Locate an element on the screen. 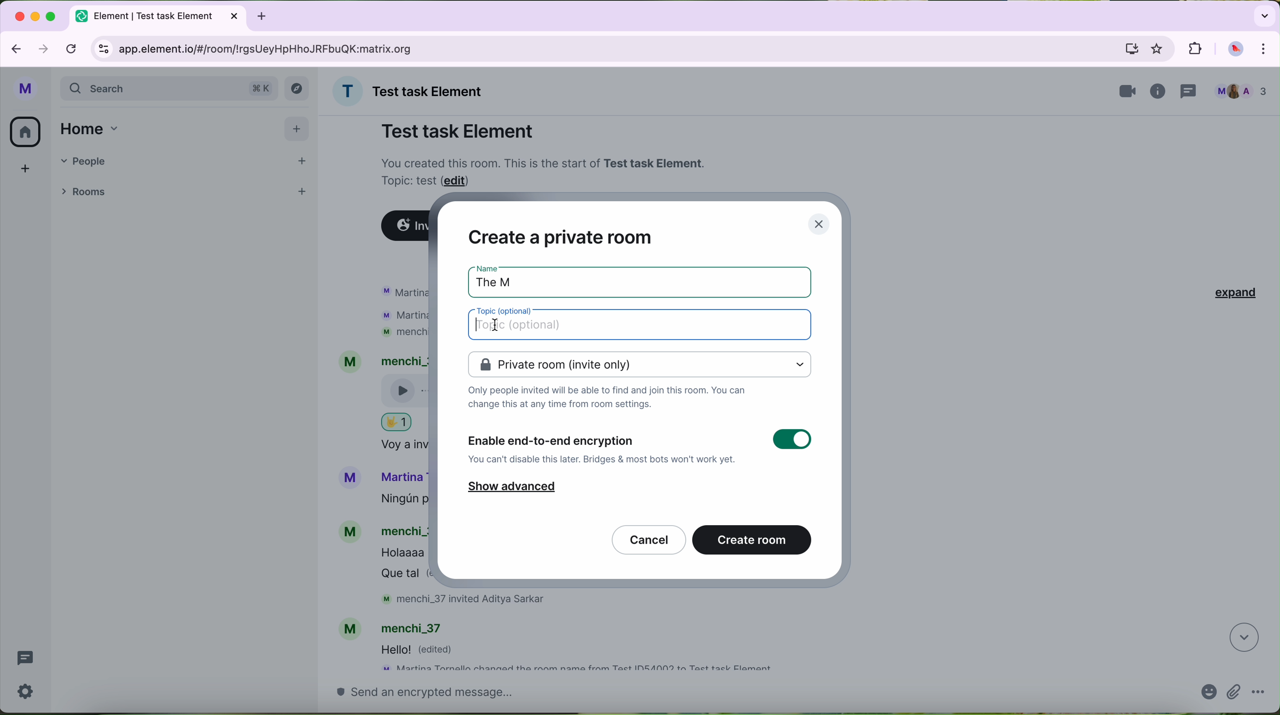 The image size is (1280, 715). expand is located at coordinates (1230, 292).